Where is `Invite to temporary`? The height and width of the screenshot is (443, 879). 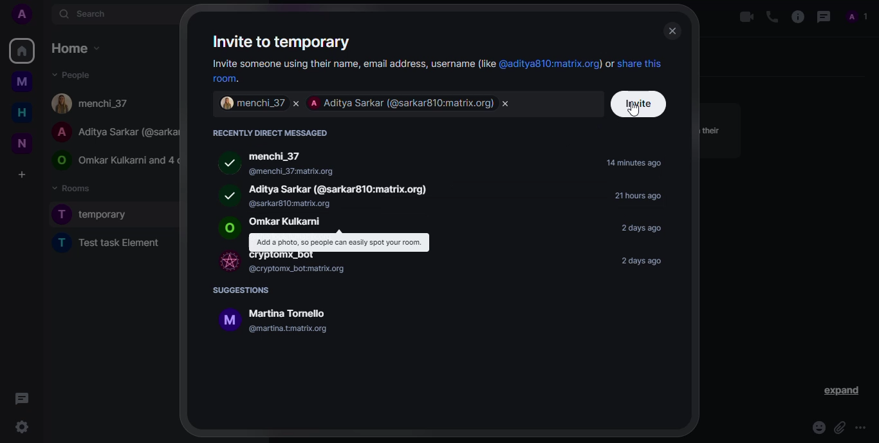 Invite to temporary is located at coordinates (293, 42).